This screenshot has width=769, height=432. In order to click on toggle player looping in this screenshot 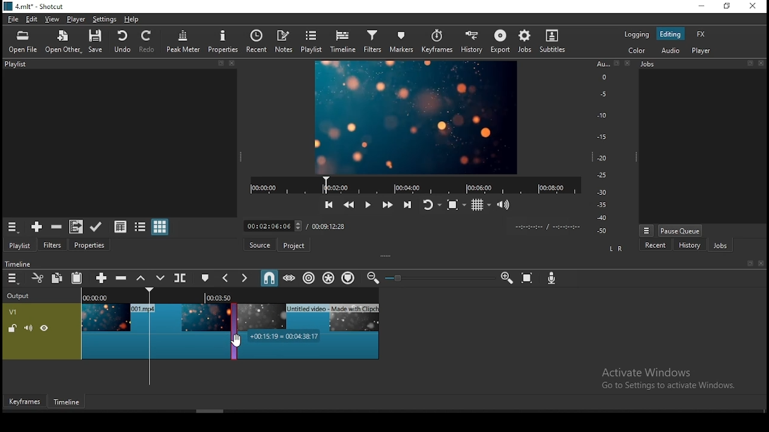, I will do `click(431, 205)`.